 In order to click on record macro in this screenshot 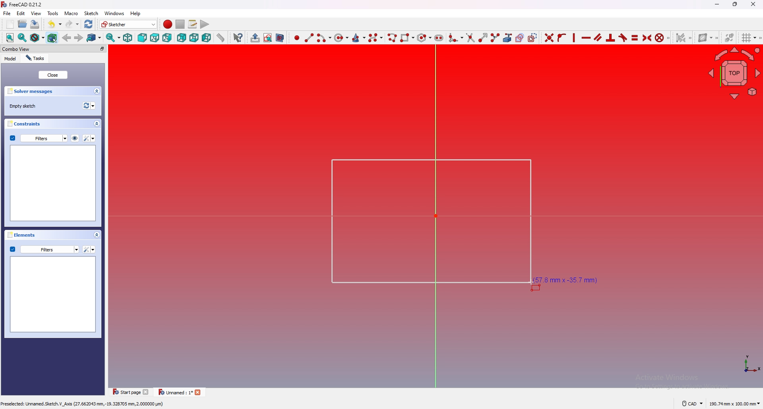, I will do `click(168, 24)`.